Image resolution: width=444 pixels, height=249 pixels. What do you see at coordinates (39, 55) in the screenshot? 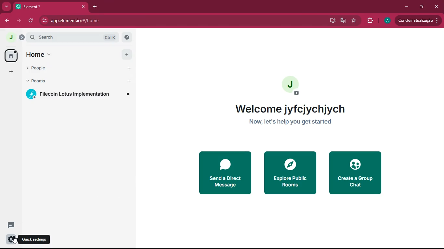
I see `home` at bounding box center [39, 55].